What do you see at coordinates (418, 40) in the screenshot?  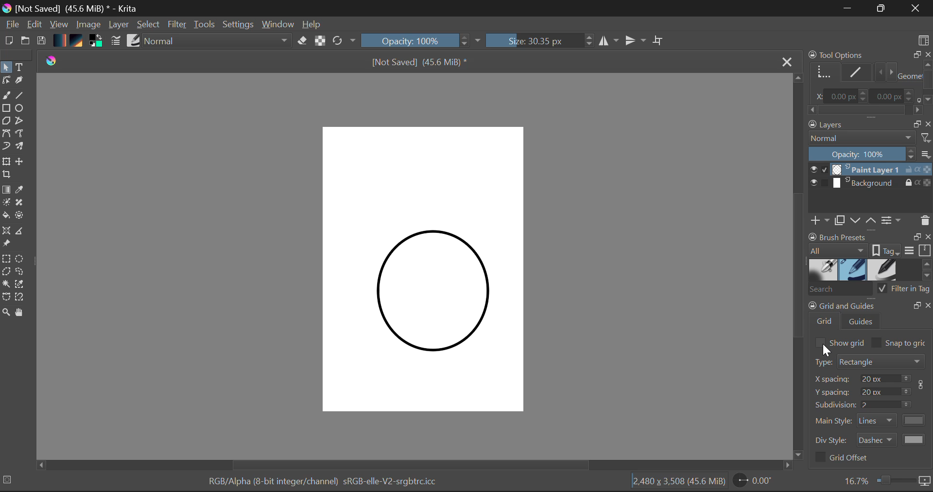 I see `Brush Stroke Opacity` at bounding box center [418, 40].